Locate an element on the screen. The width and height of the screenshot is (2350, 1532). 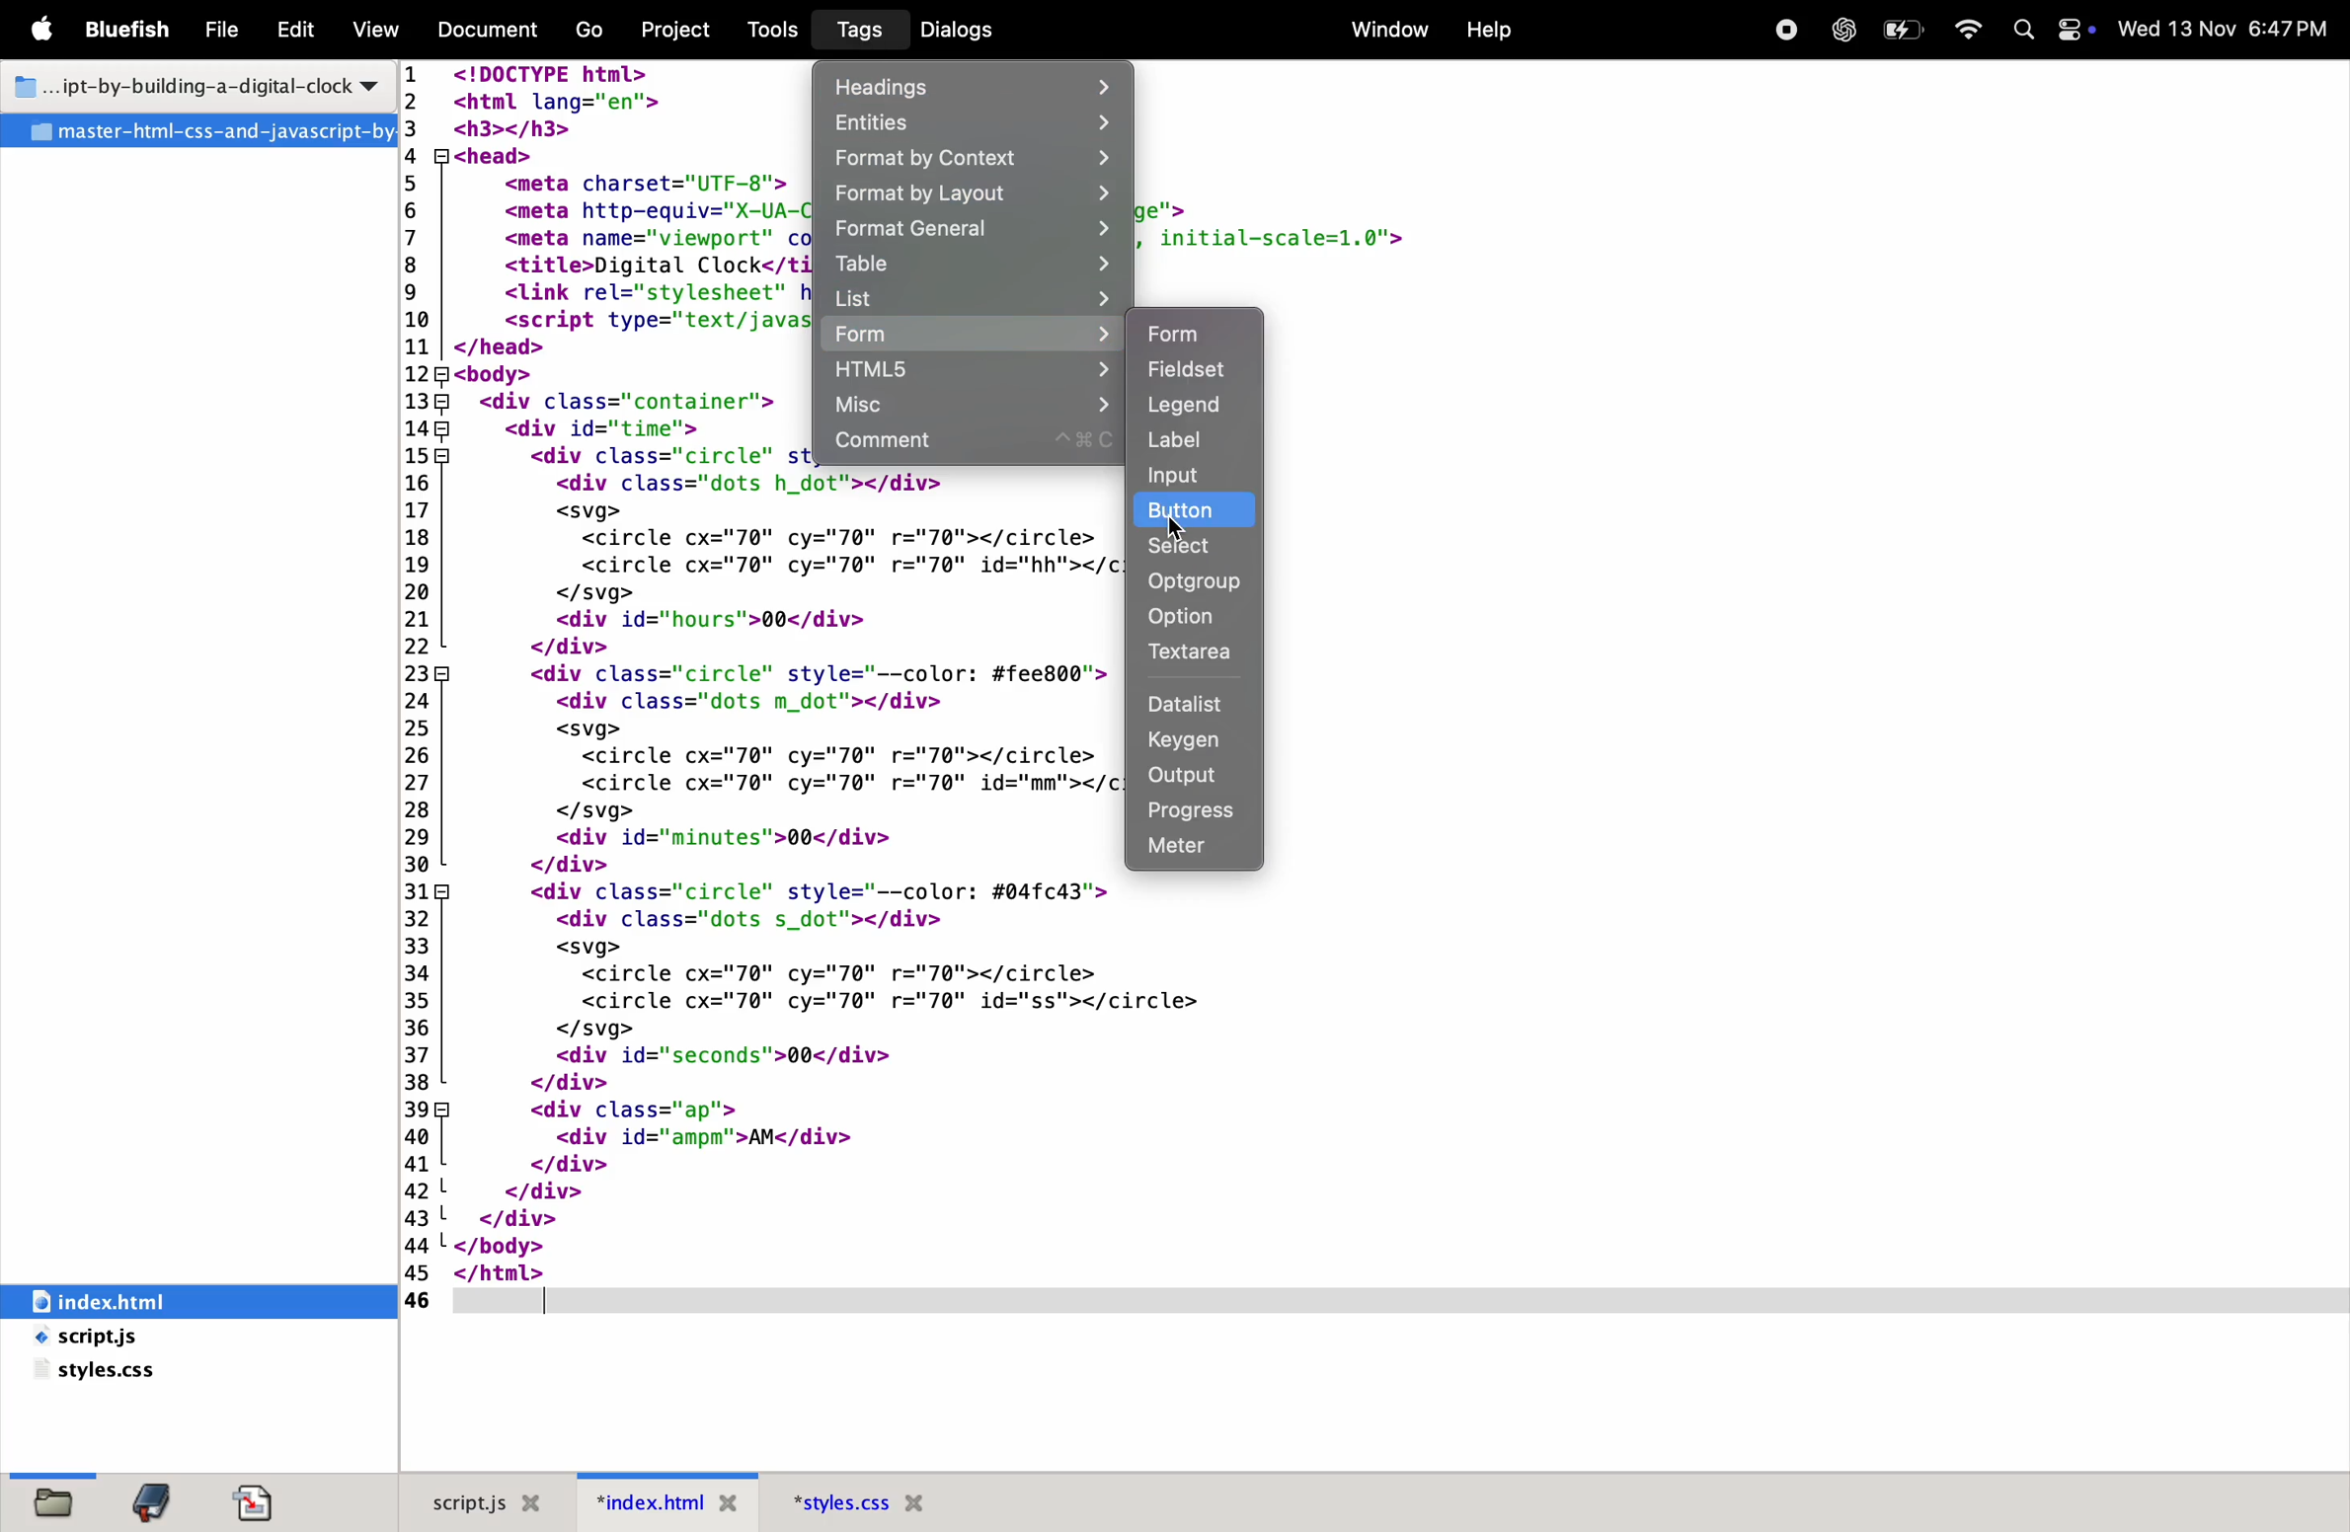
headings is located at coordinates (976, 88).